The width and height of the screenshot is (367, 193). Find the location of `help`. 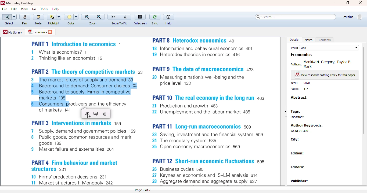

help is located at coordinates (168, 17).